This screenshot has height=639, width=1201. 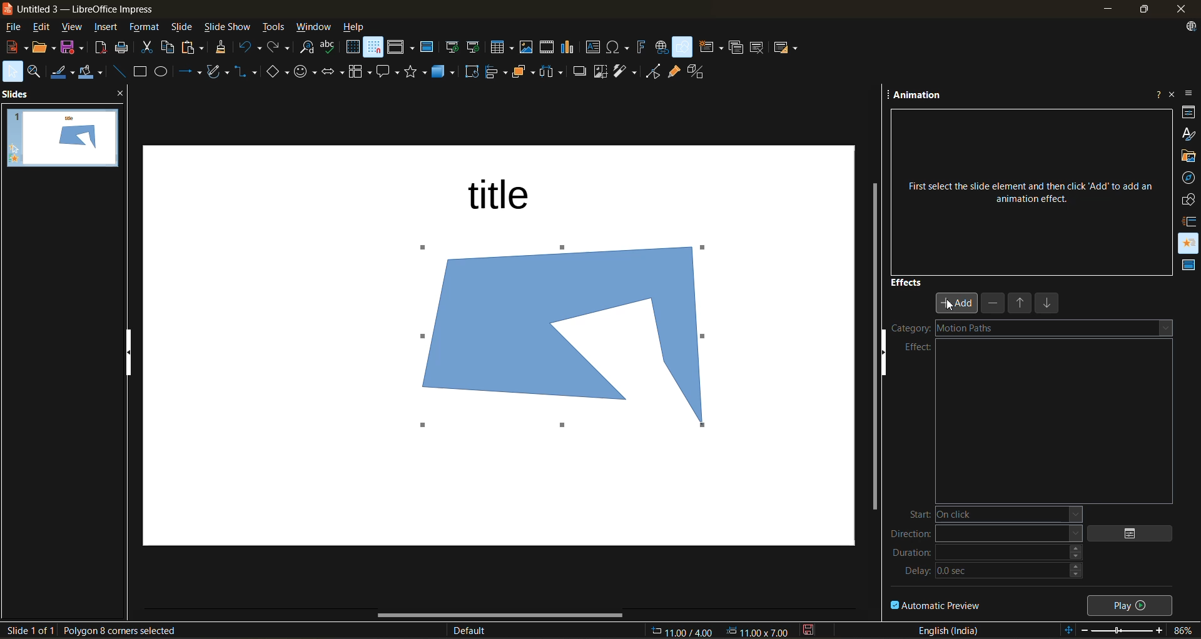 I want to click on fit to slide, so click(x=1066, y=628).